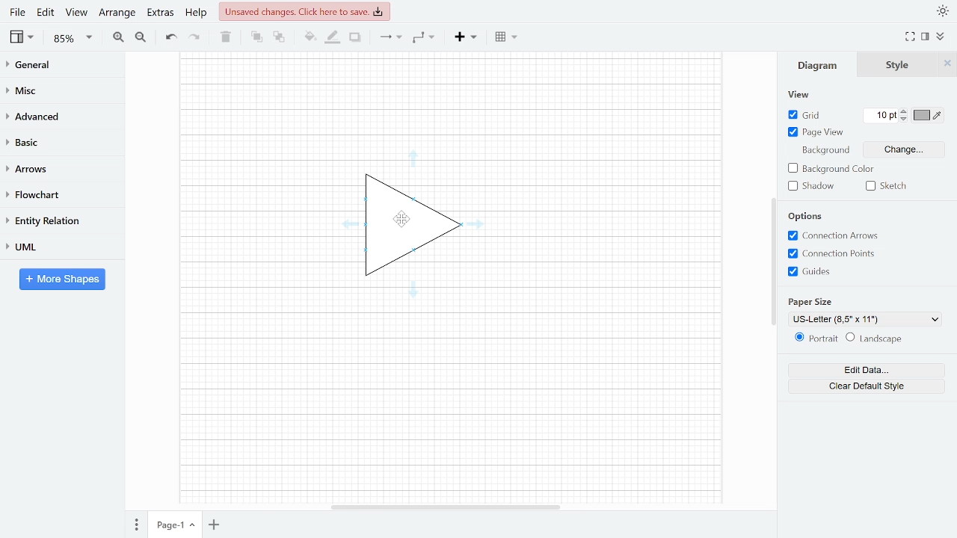 This screenshot has height=538, width=957. Describe the element at coordinates (822, 133) in the screenshot. I see `Page View` at that location.